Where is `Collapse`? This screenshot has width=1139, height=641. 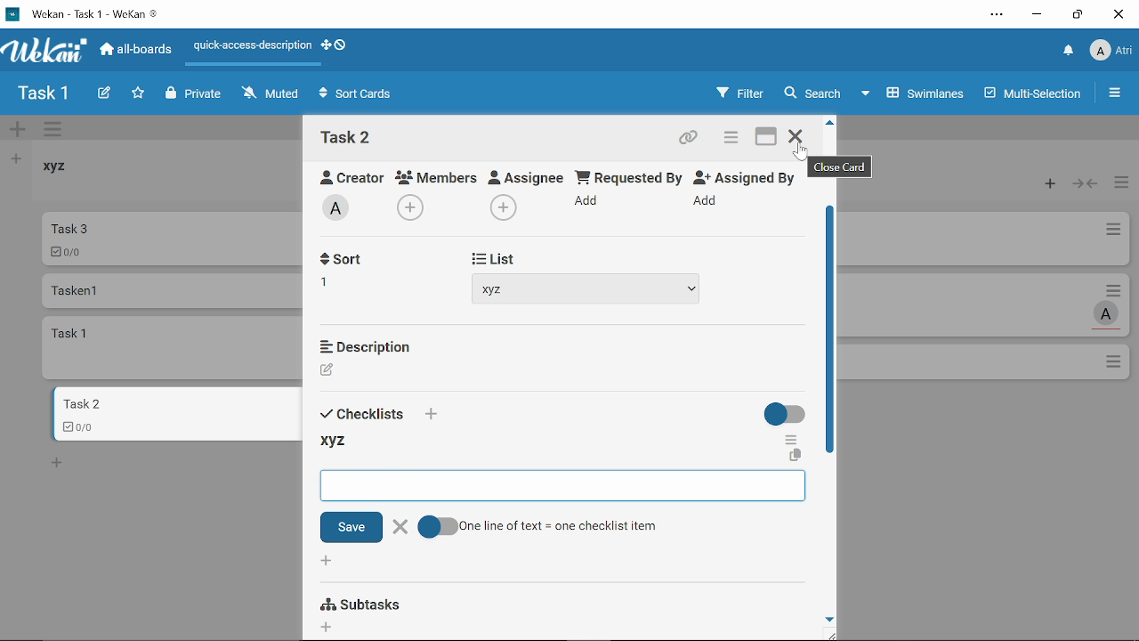 Collapse is located at coordinates (1086, 184).